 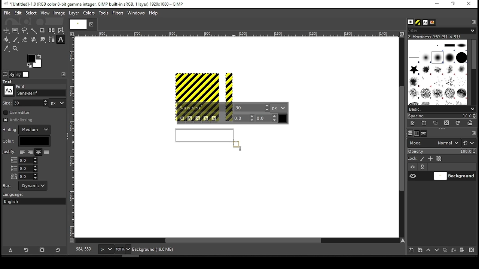 I want to click on px, so click(x=106, y=250).